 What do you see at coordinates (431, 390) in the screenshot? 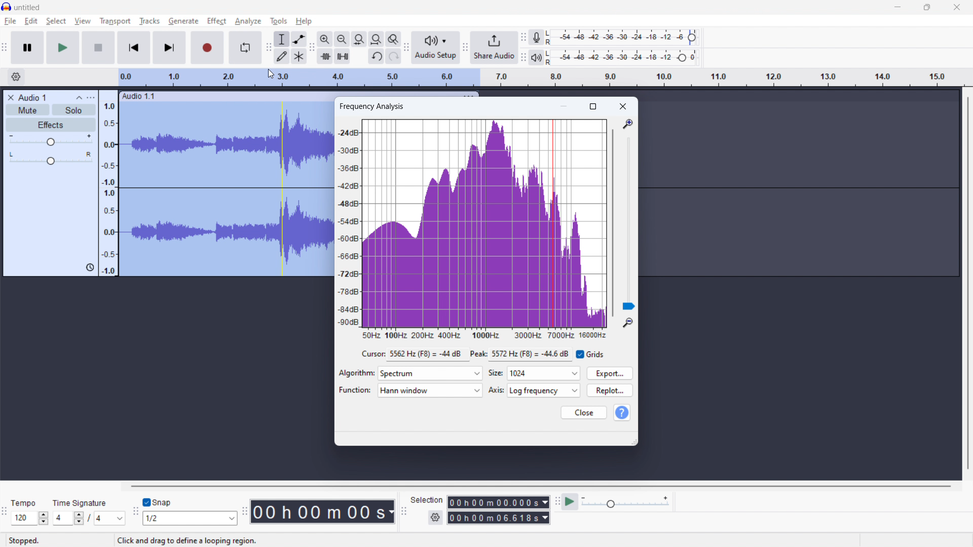
I see `set function` at bounding box center [431, 390].